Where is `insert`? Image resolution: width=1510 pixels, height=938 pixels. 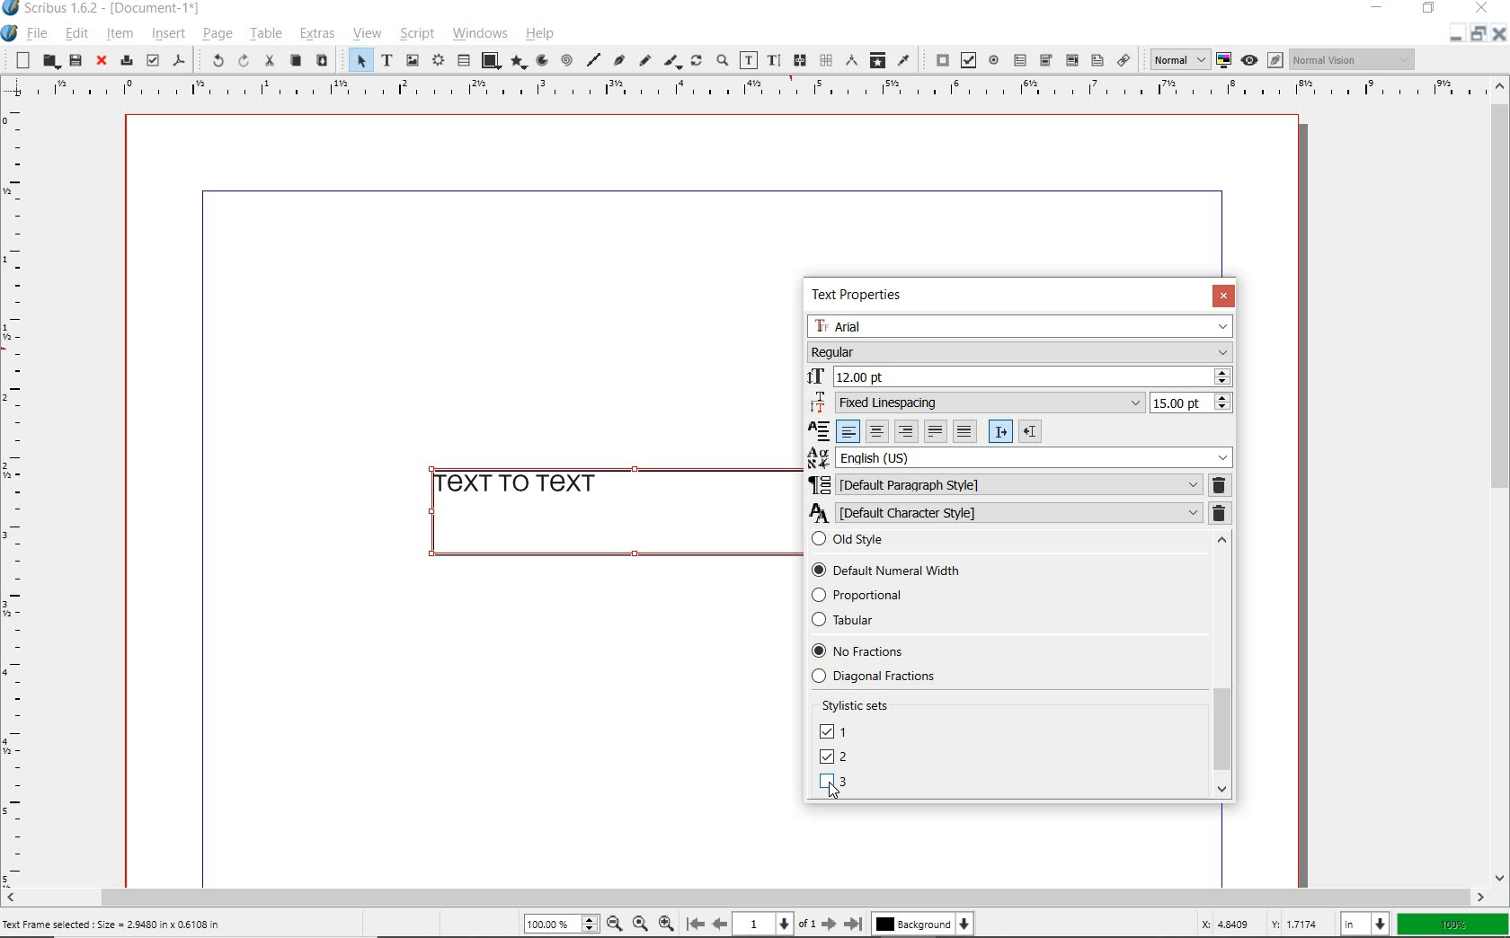
insert is located at coordinates (168, 35).